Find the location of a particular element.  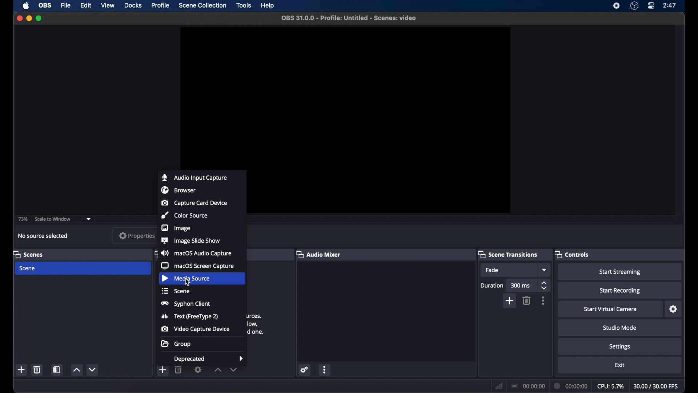

controls is located at coordinates (572, 254).